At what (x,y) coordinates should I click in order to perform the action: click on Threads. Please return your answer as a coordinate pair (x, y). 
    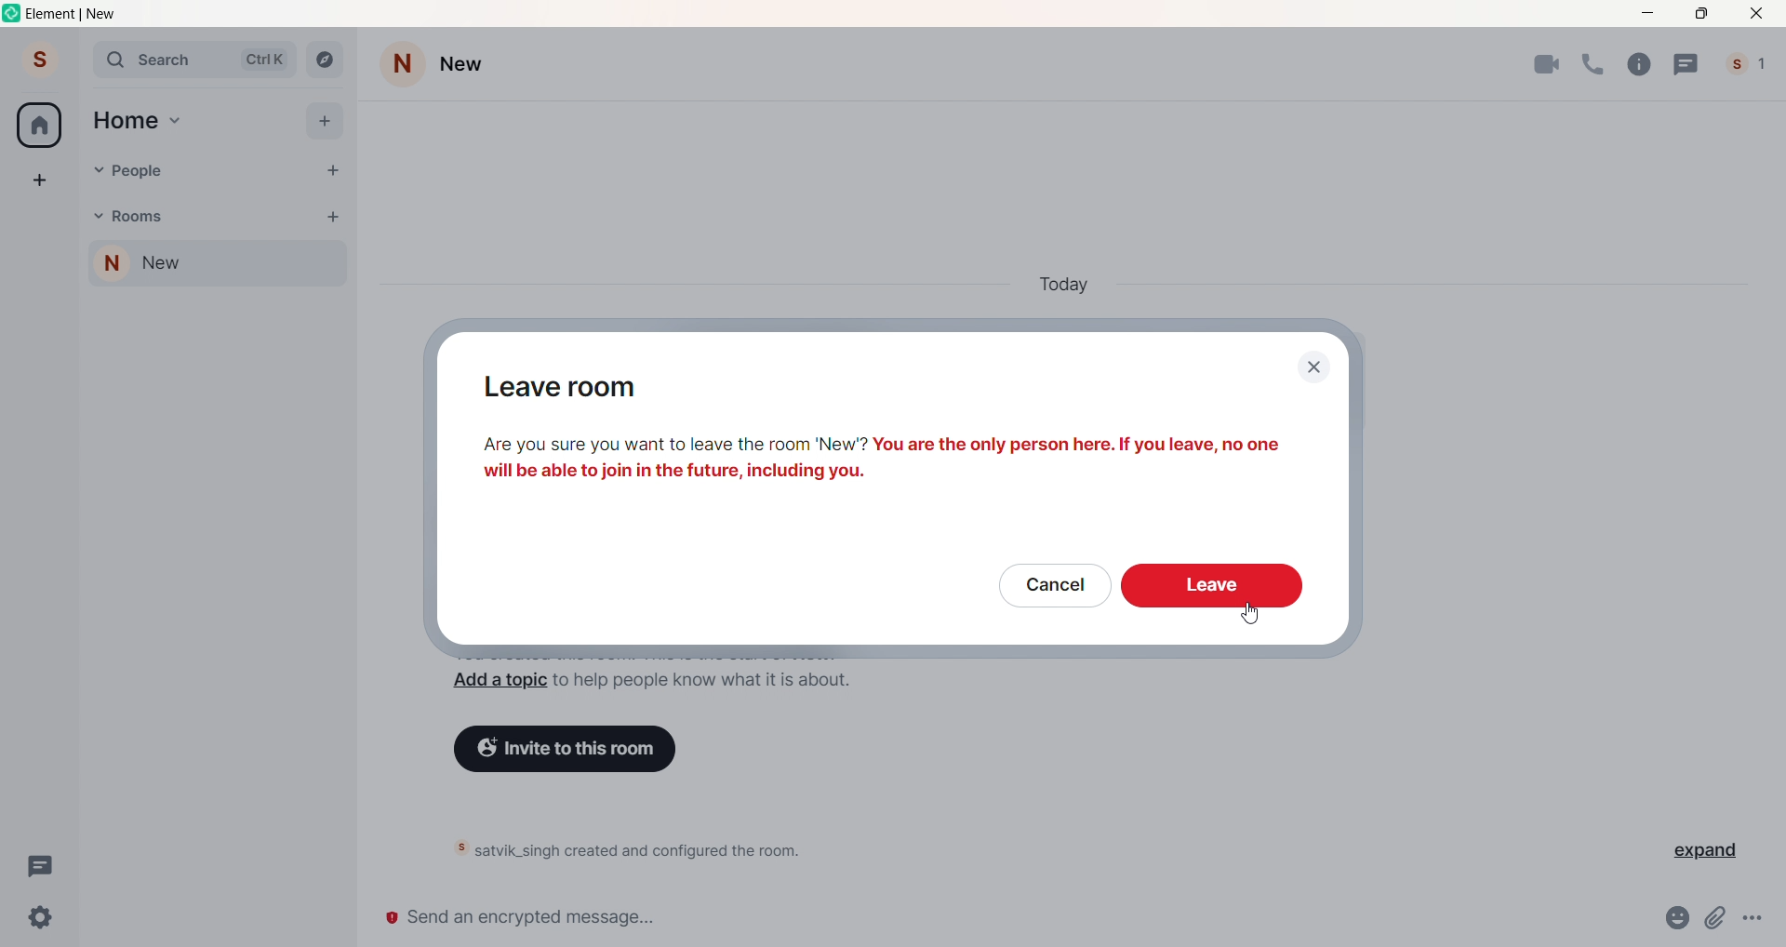
    Looking at the image, I should click on (1688, 62).